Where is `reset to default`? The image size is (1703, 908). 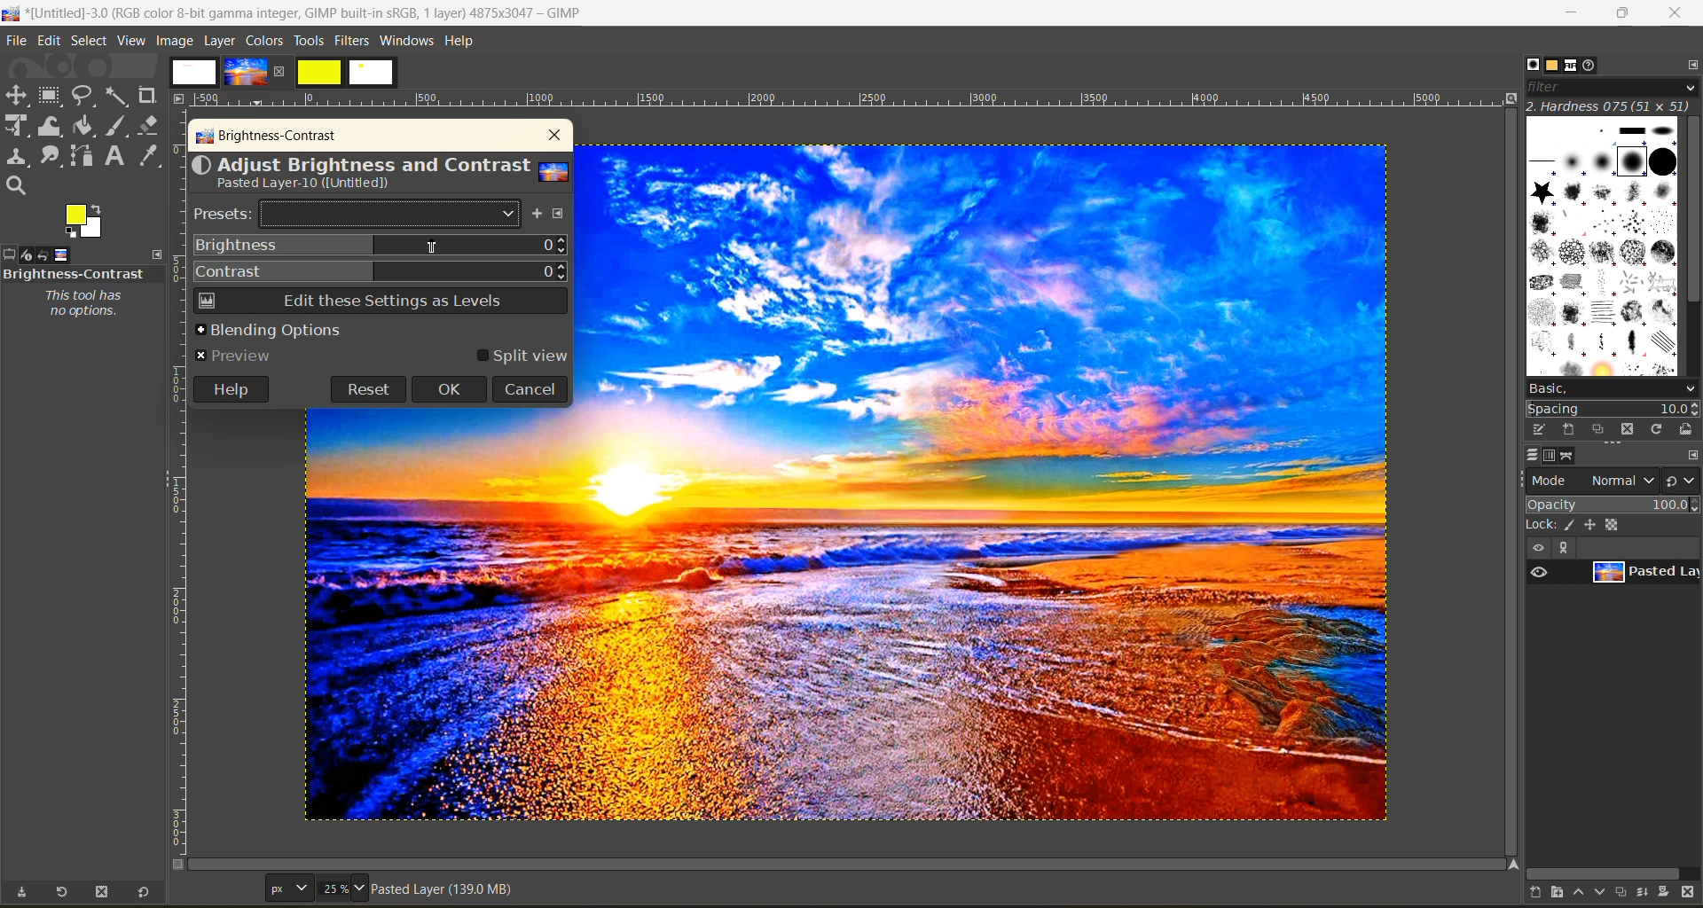
reset to default is located at coordinates (144, 891).